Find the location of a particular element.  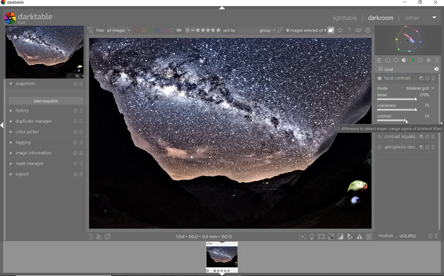

EXPAND is located at coordinates (3, 125).